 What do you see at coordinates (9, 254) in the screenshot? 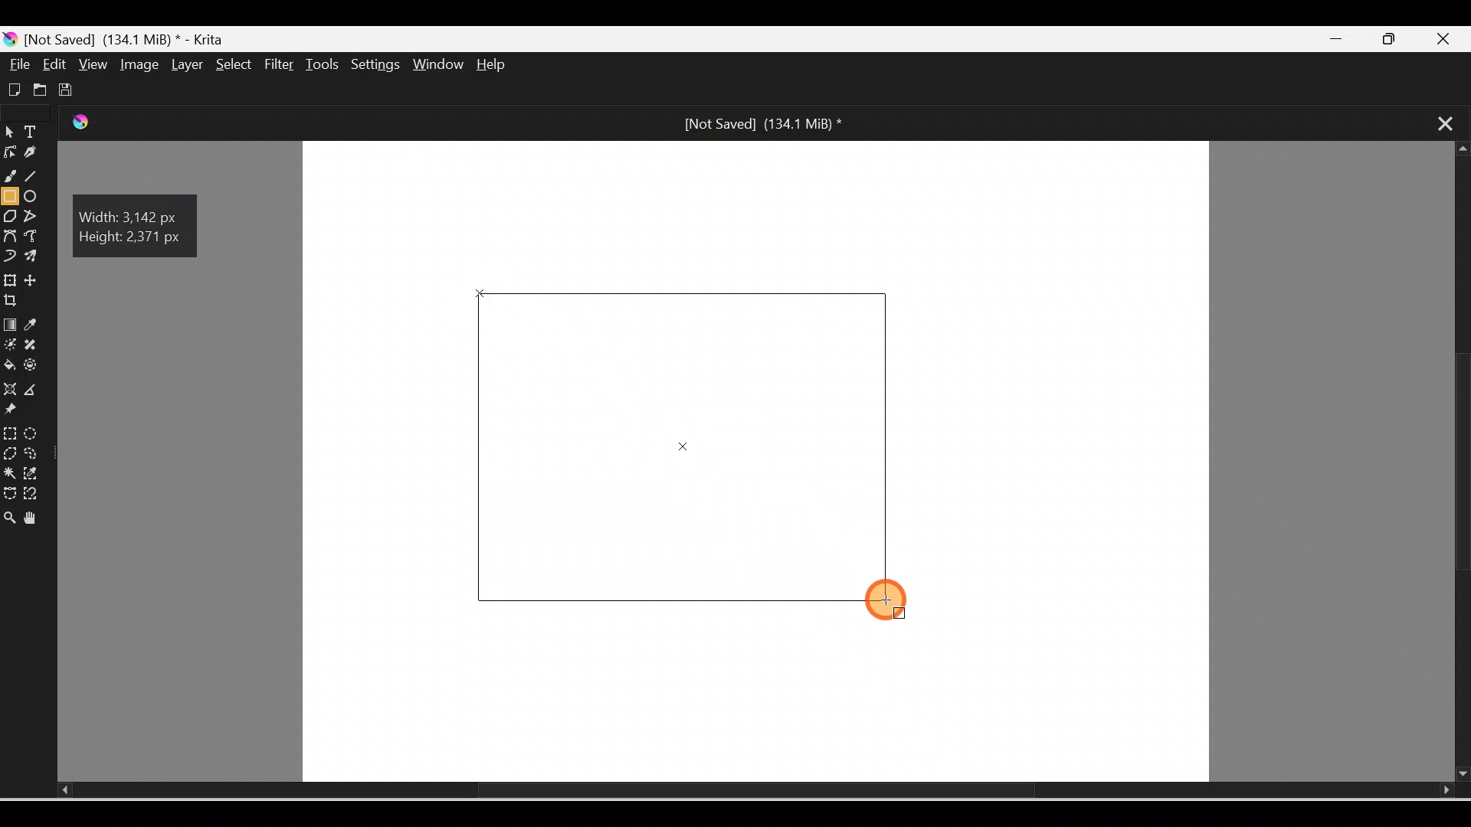
I see `Dynamic brush tool` at bounding box center [9, 254].